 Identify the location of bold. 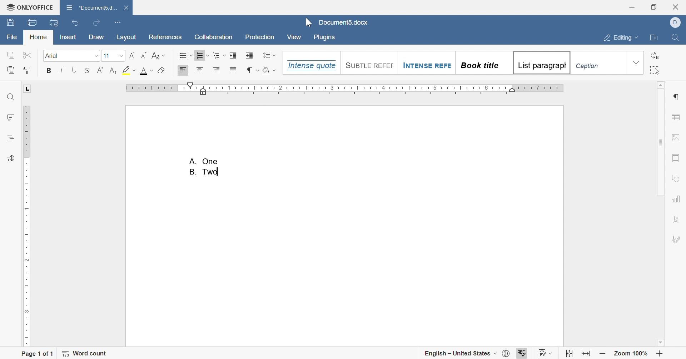
(49, 70).